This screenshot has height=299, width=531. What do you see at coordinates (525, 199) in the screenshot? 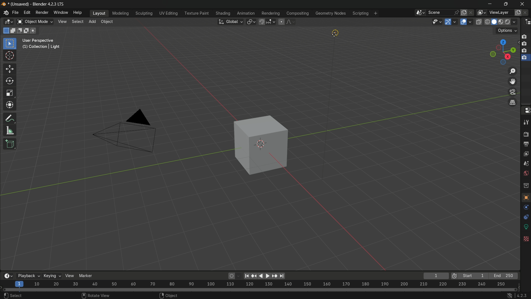
I see `object` at bounding box center [525, 199].